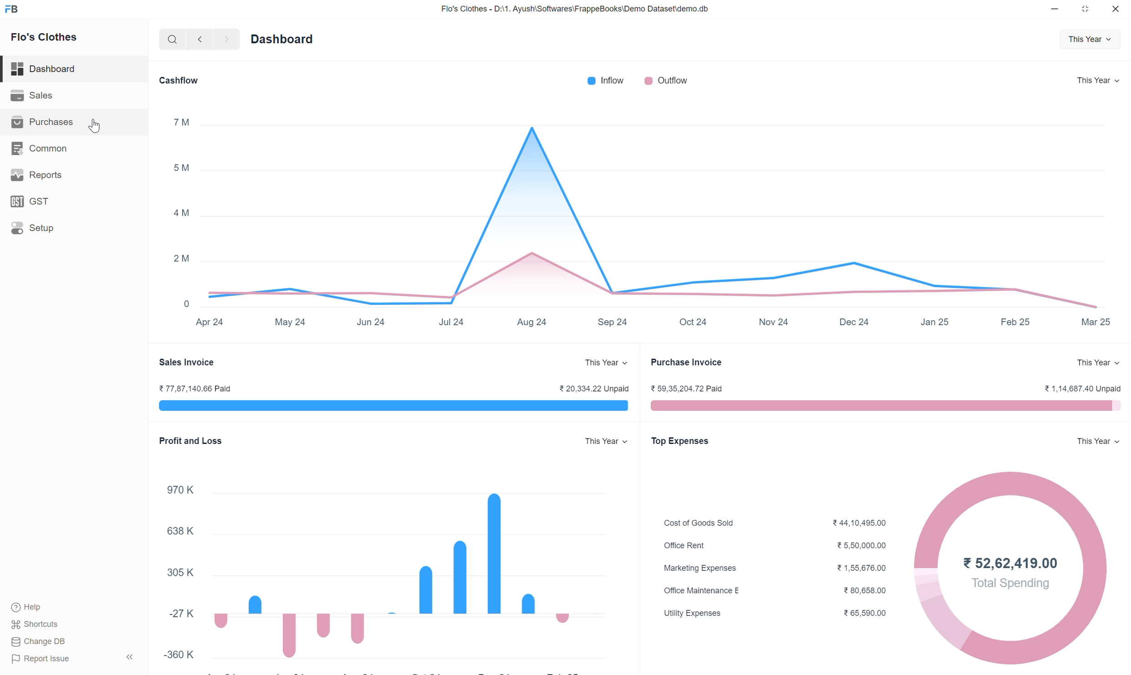 This screenshot has height=675, width=1131. I want to click on 44,10,495.00, so click(860, 523).